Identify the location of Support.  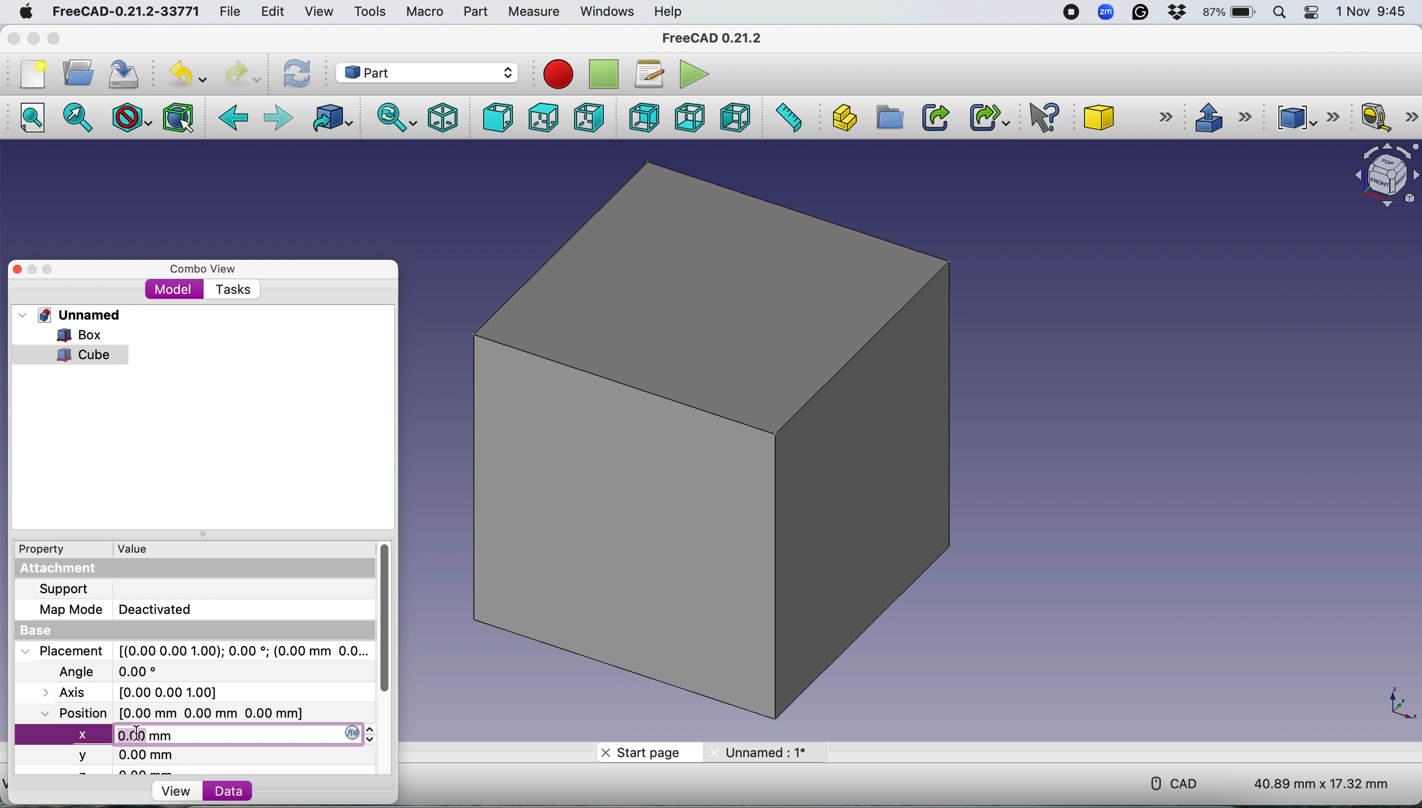
(63, 588).